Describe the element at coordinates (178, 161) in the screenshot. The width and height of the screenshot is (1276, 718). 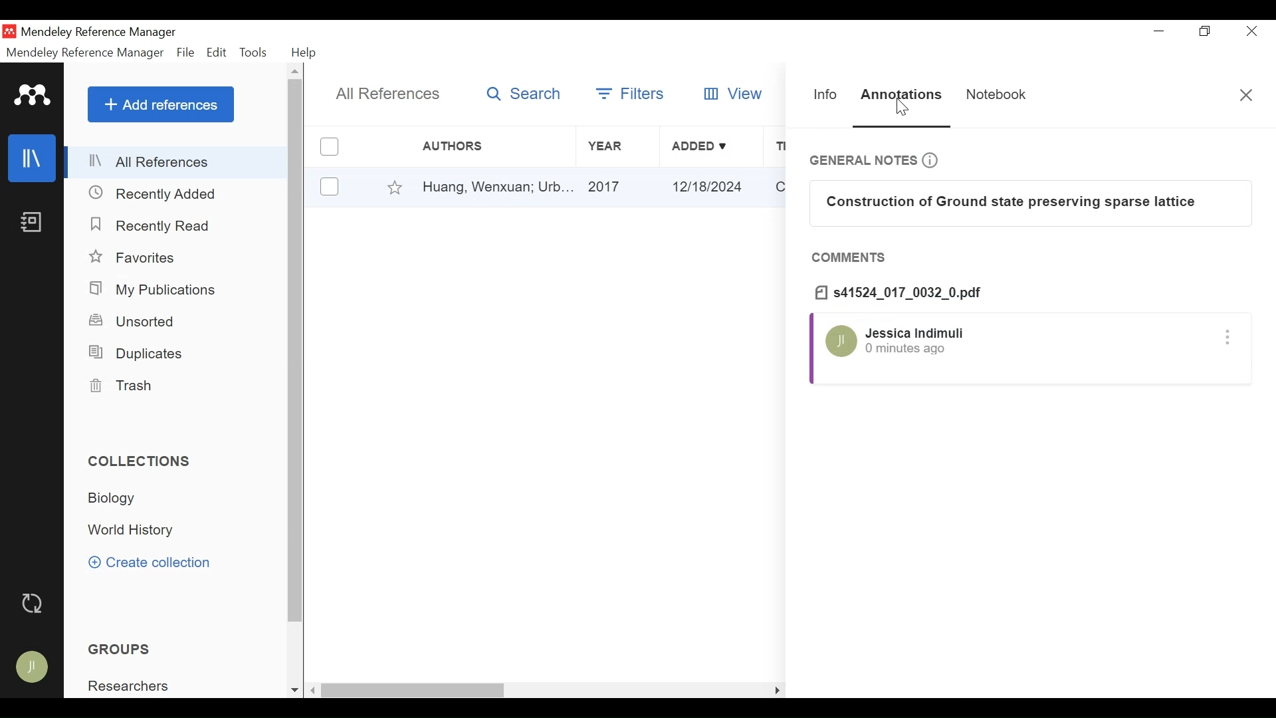
I see `All References` at that location.